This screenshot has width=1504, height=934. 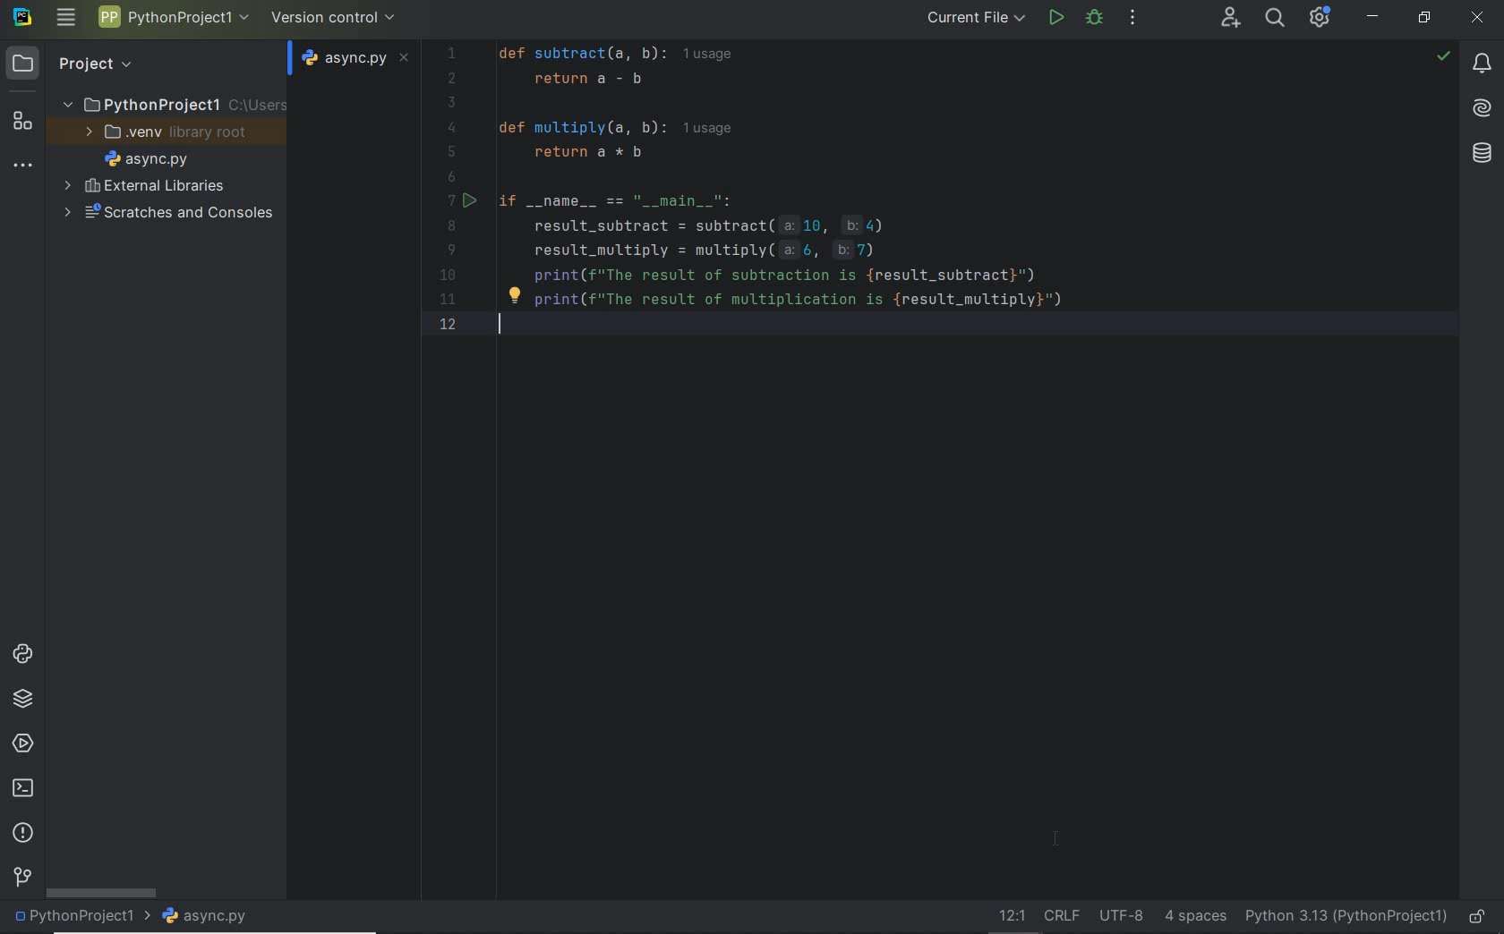 I want to click on run, so click(x=1055, y=20).